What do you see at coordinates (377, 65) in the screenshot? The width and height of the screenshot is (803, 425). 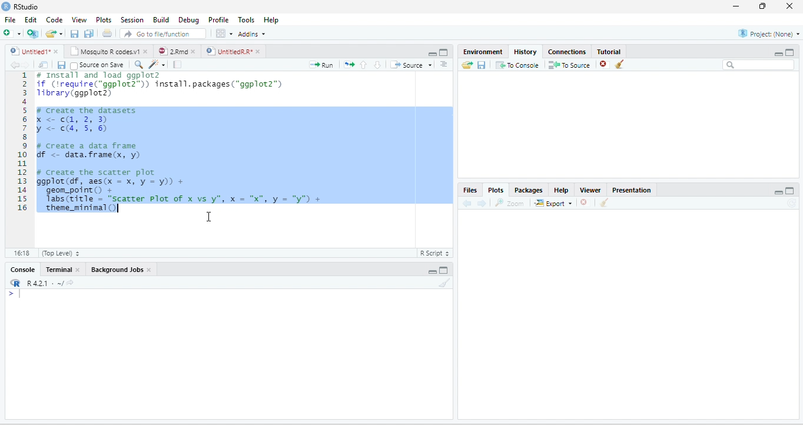 I see `Go to next section/chunk` at bounding box center [377, 65].